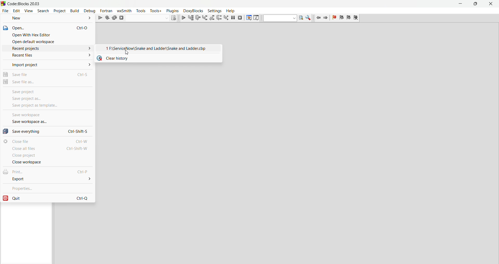 The height and width of the screenshot is (264, 499). What do you see at coordinates (280, 18) in the screenshot?
I see `text to search` at bounding box center [280, 18].